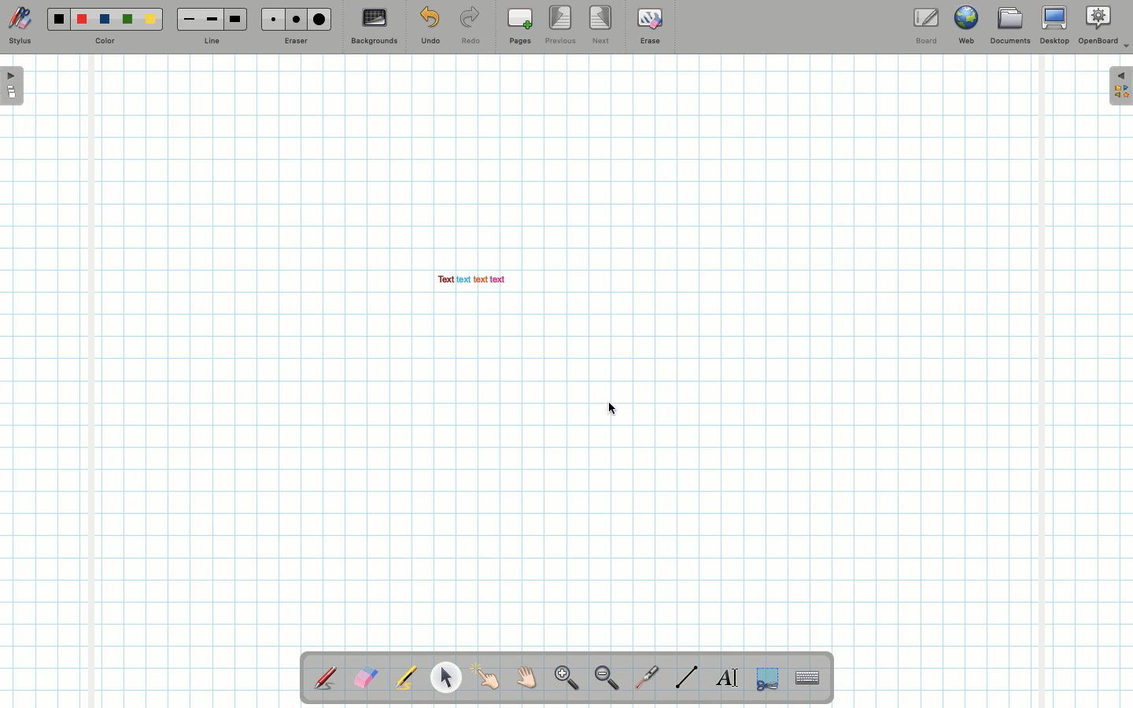  What do you see at coordinates (612, 408) in the screenshot?
I see `cursor` at bounding box center [612, 408].